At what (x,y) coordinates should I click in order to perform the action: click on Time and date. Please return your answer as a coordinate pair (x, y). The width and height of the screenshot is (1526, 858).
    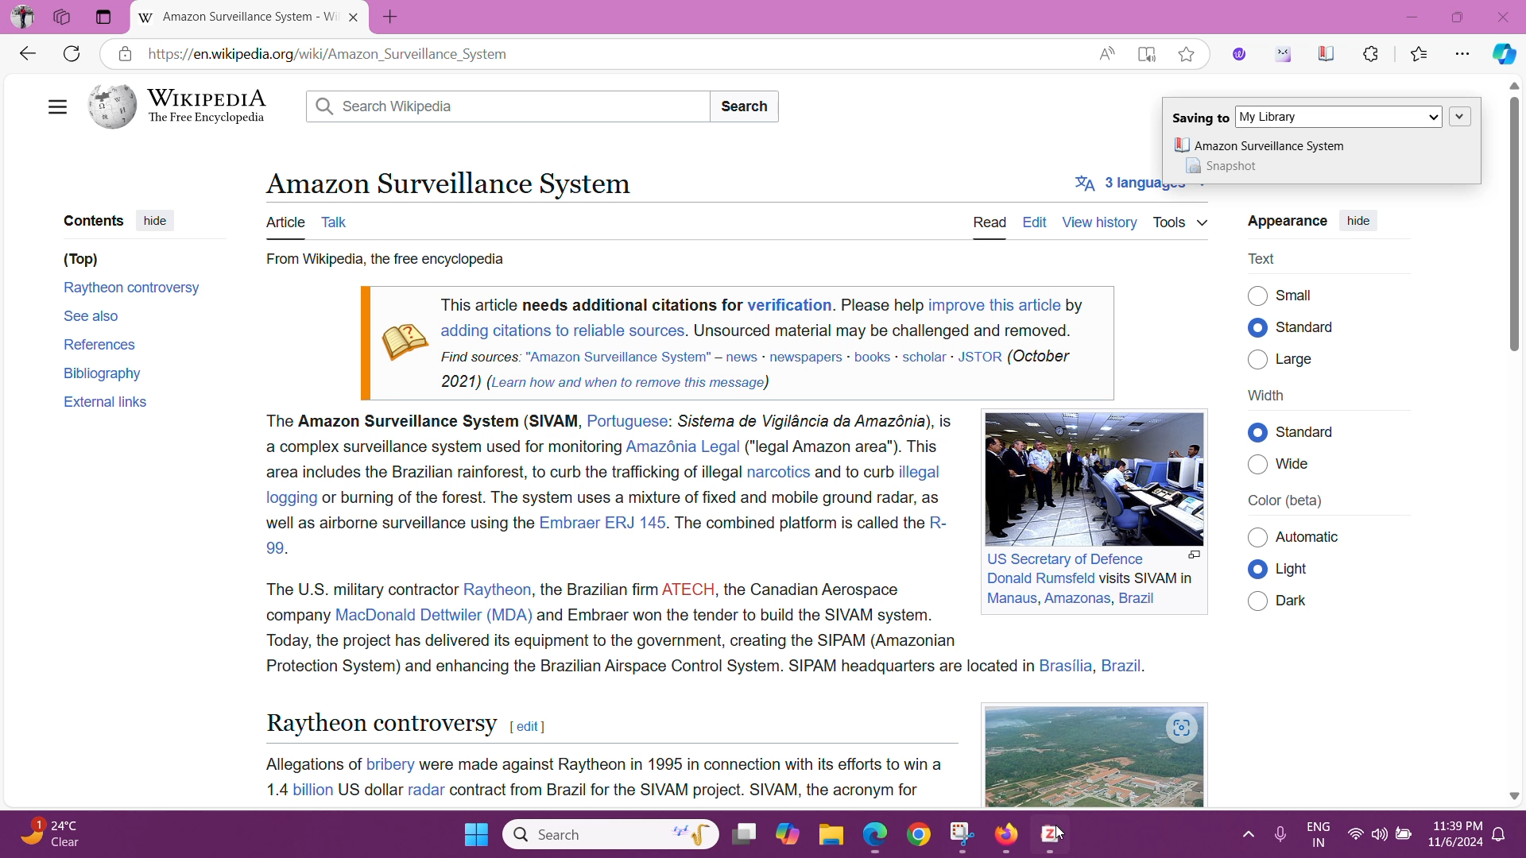
    Looking at the image, I should click on (1451, 837).